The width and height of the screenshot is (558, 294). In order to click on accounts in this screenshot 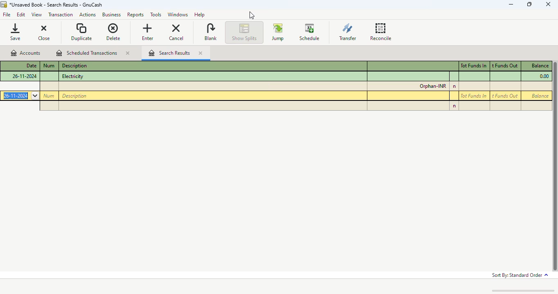, I will do `click(26, 53)`.